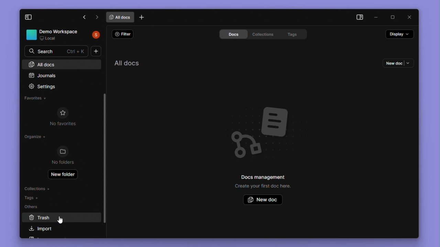 This screenshot has height=247, width=440. Describe the element at coordinates (63, 175) in the screenshot. I see `New folder` at that location.